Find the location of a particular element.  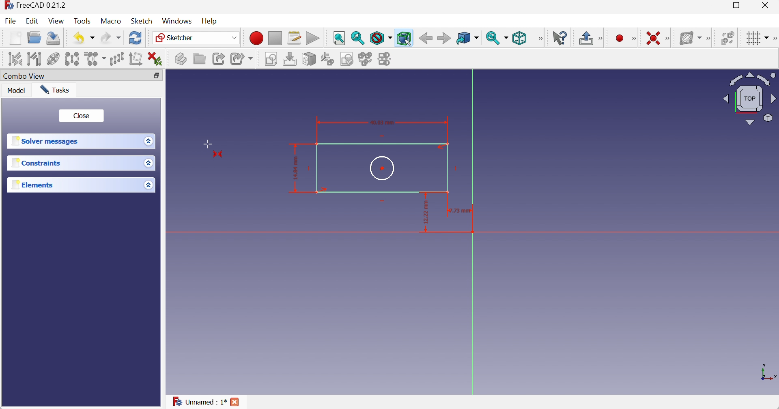

Undo is located at coordinates (85, 39).